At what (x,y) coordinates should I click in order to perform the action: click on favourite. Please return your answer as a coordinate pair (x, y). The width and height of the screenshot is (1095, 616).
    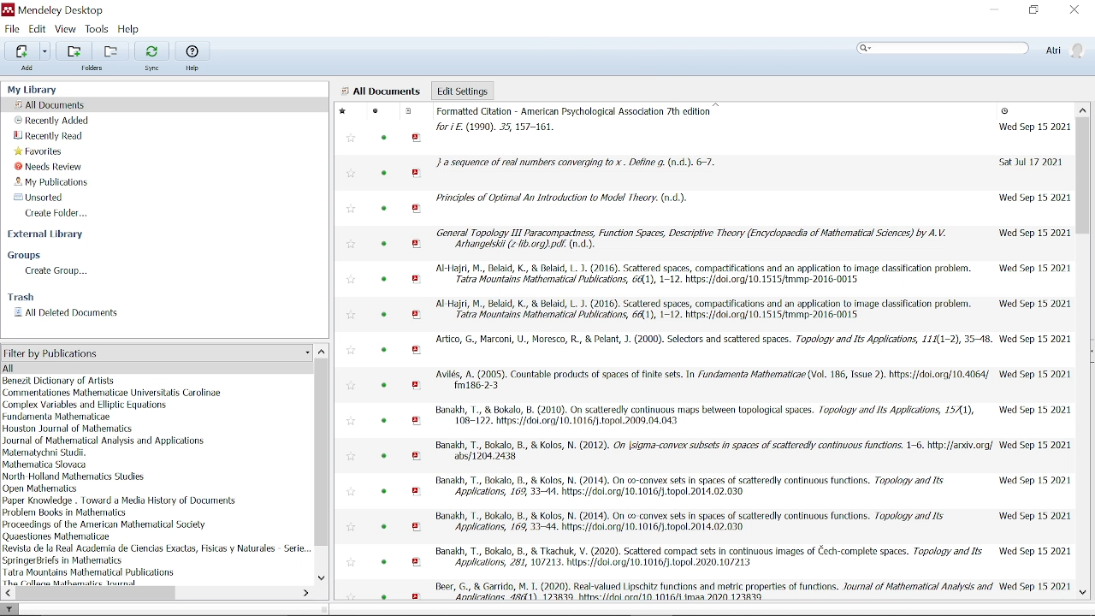
    Looking at the image, I should click on (351, 454).